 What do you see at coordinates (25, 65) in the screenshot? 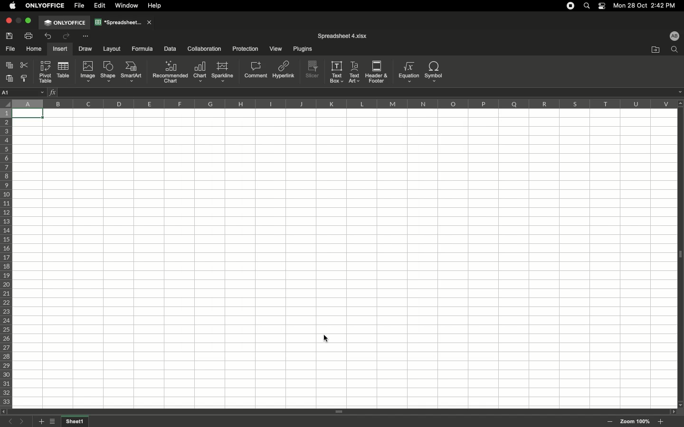
I see `Cut` at bounding box center [25, 65].